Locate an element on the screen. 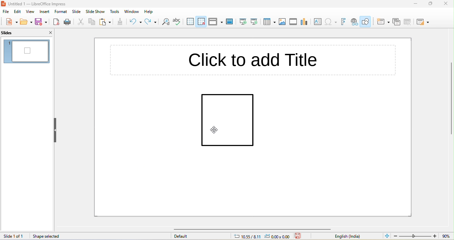 This screenshot has width=454, height=240. shape is located at coordinates (226, 120).